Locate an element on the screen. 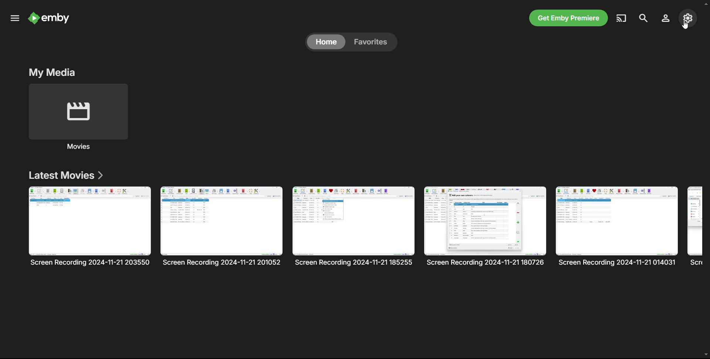 The height and width of the screenshot is (359, 710). get emby premiere is located at coordinates (567, 18).